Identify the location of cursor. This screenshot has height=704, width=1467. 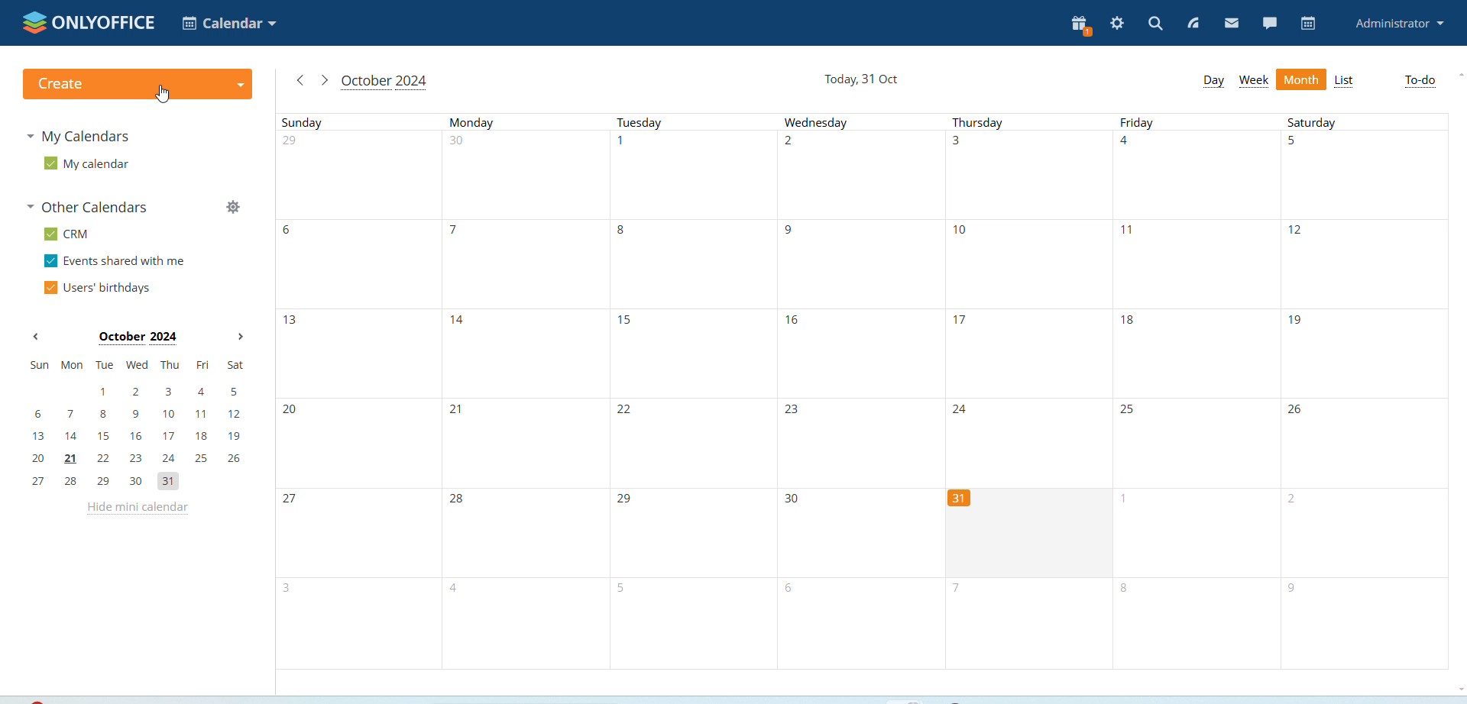
(162, 96).